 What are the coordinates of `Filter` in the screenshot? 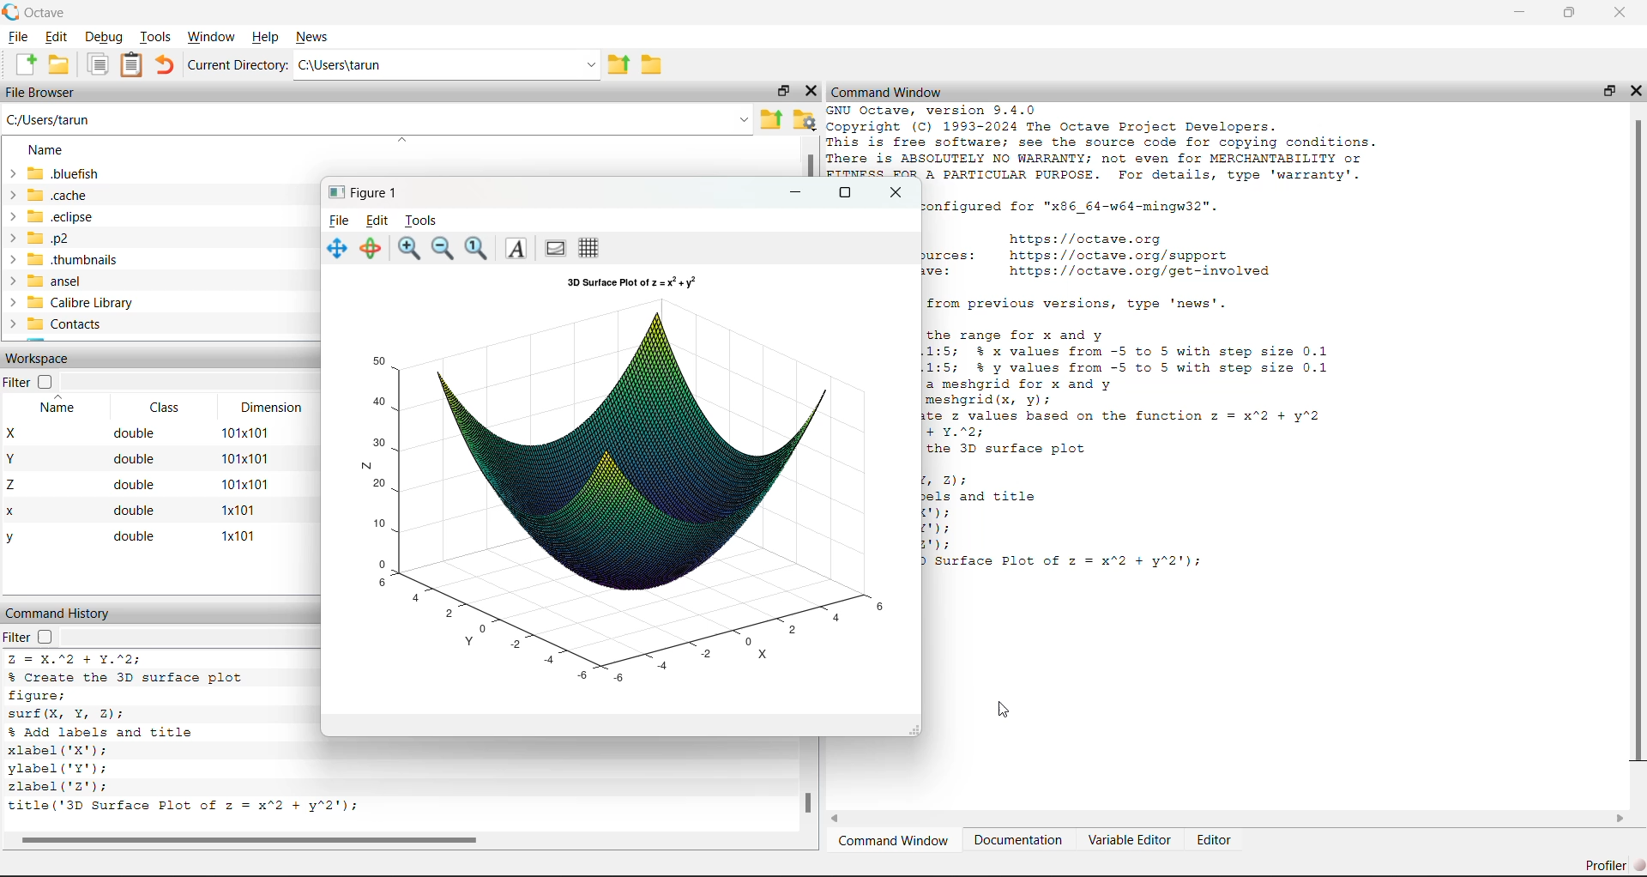 It's located at (17, 637).